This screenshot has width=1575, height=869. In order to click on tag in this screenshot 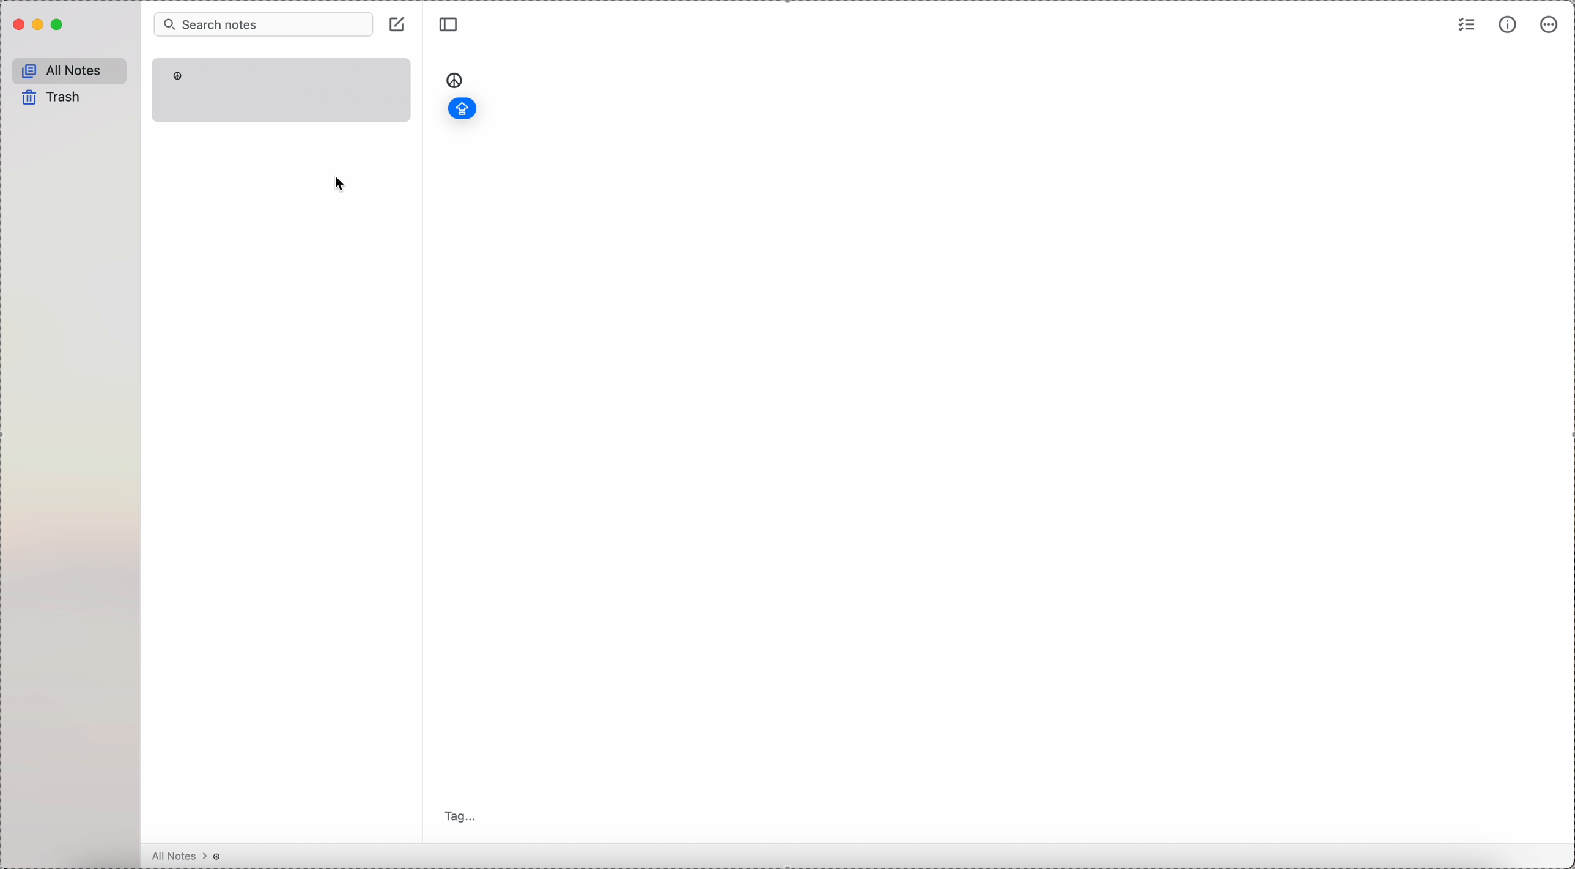, I will do `click(464, 815)`.